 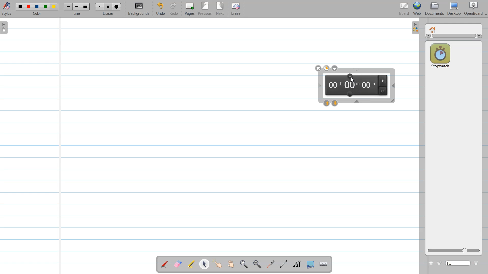 I want to click on Scroll Page, so click(x=232, y=264).